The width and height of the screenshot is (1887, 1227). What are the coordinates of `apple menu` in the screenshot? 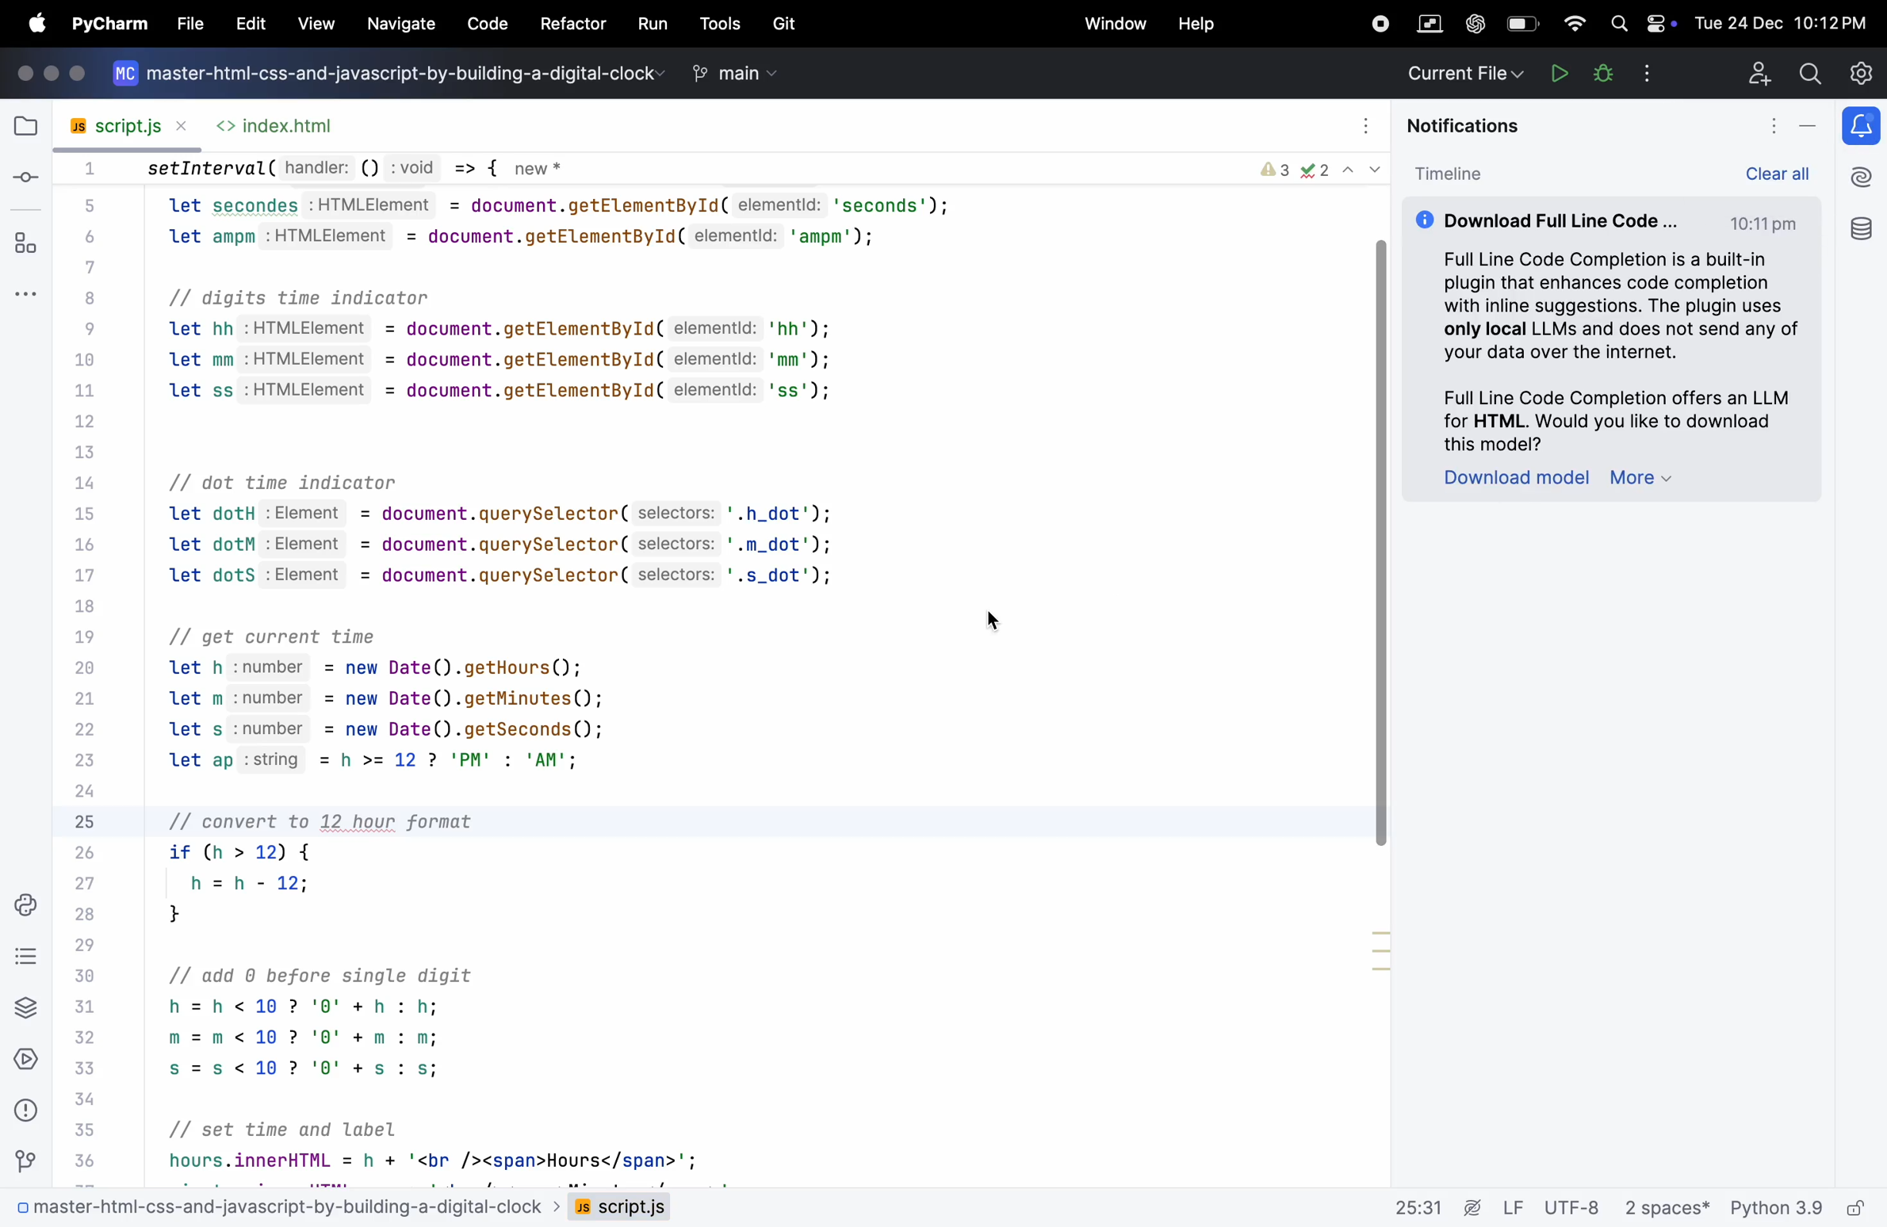 It's located at (33, 24).